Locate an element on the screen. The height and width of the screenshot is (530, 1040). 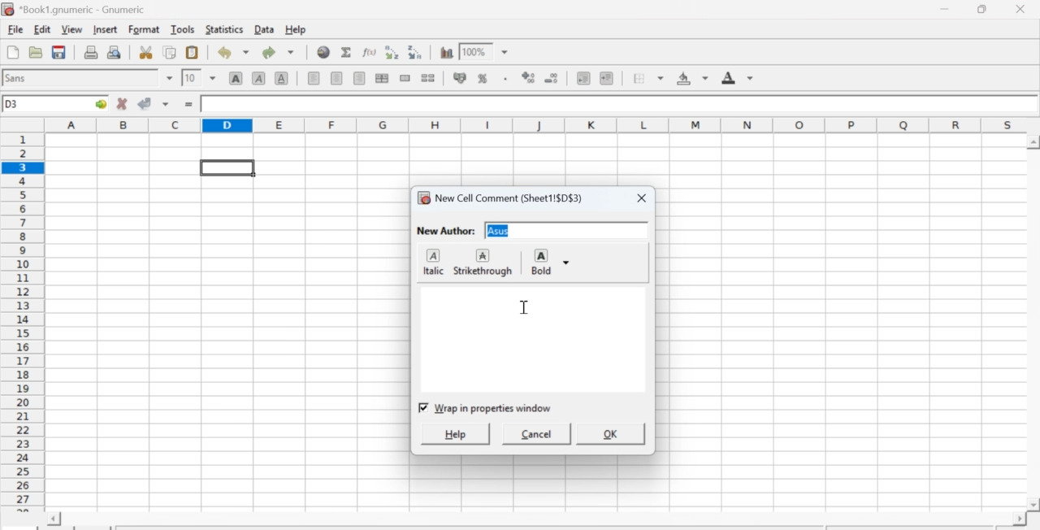
down is located at coordinates (167, 103).